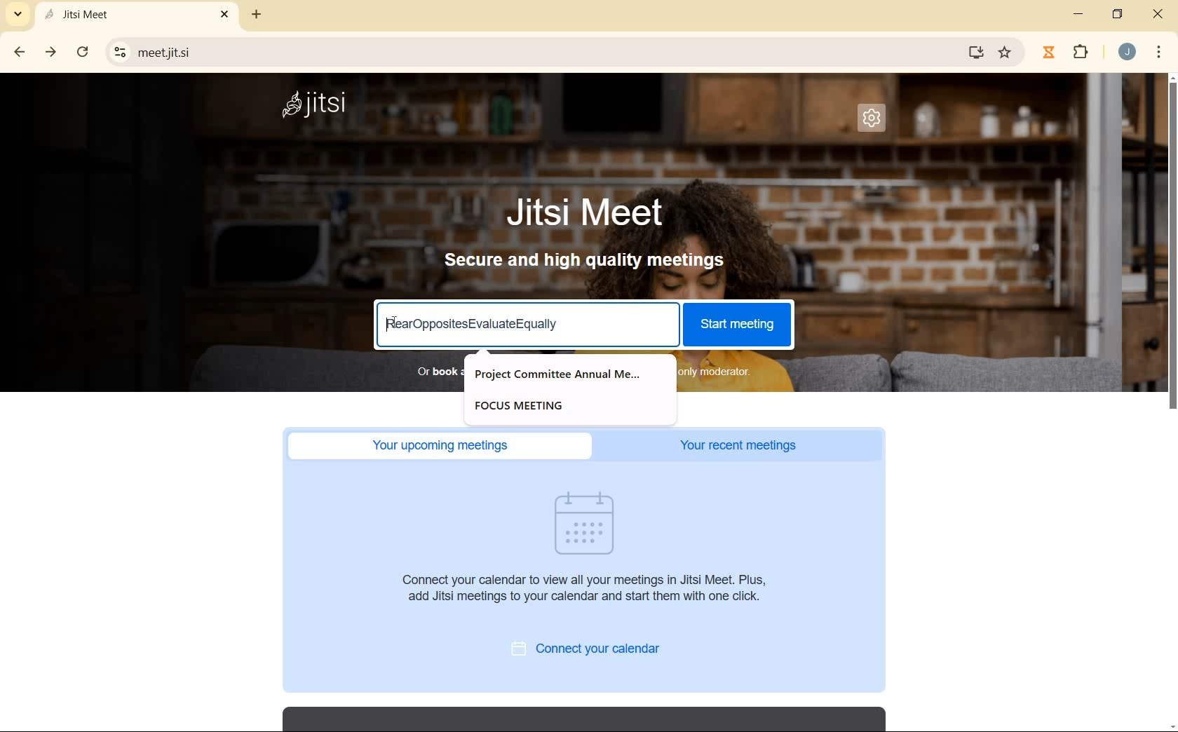 This screenshot has height=732, width=1178. What do you see at coordinates (590, 522) in the screenshot?
I see `Visual Element` at bounding box center [590, 522].